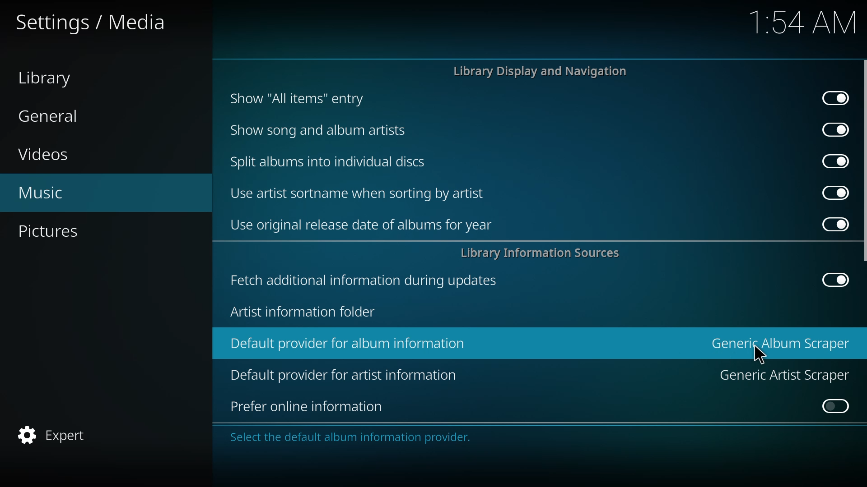  I want to click on settings media, so click(93, 22).